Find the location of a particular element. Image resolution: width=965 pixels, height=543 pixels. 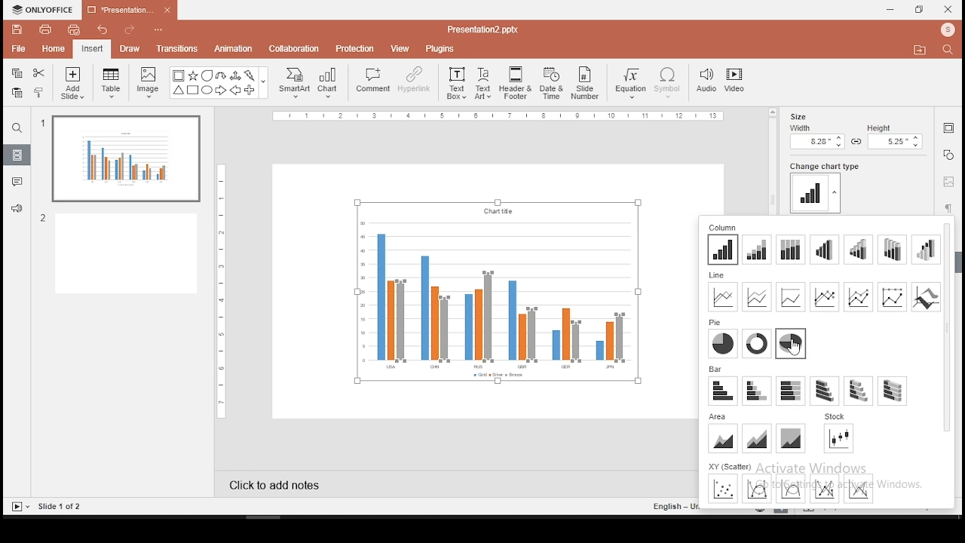

xy scatter 2 is located at coordinates (757, 489).